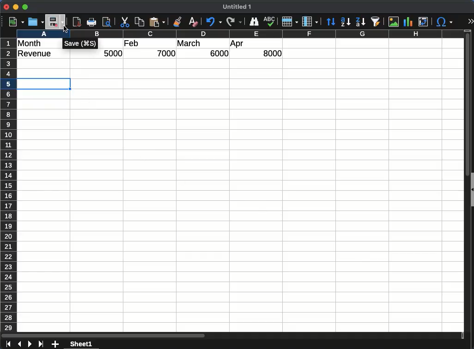  Describe the element at coordinates (65, 30) in the screenshot. I see `Cursor` at that location.